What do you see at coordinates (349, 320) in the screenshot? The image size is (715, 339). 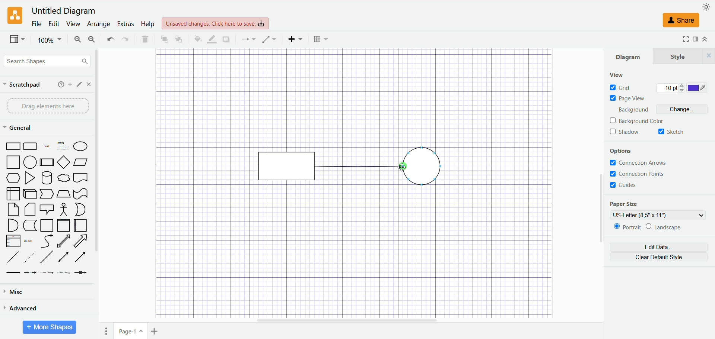 I see `horizontal scroll bar` at bounding box center [349, 320].